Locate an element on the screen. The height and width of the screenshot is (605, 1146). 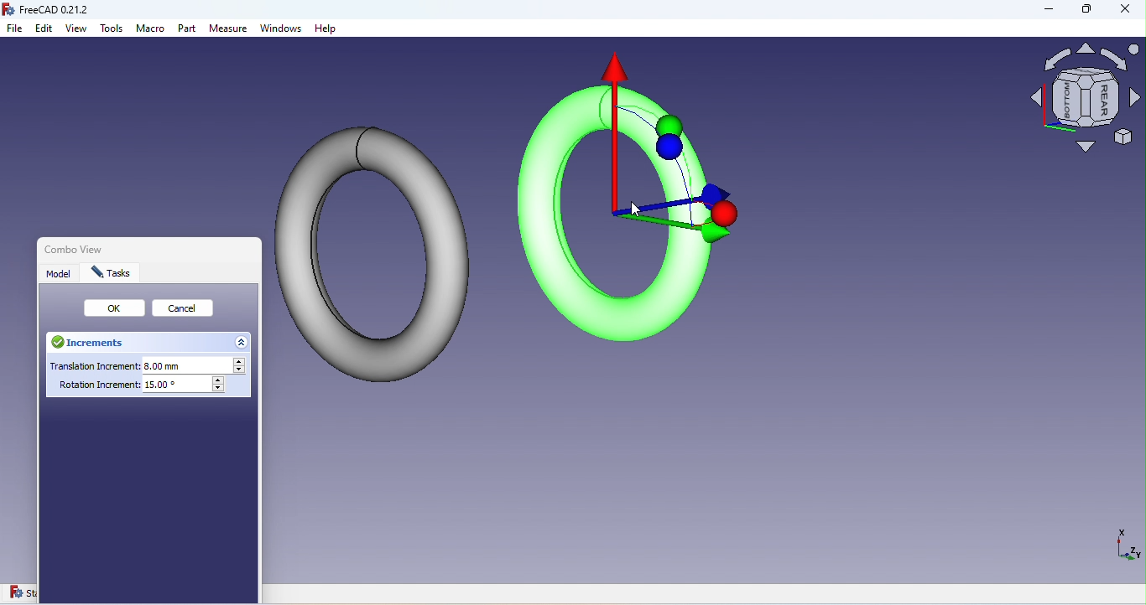
File is located at coordinates (16, 29).